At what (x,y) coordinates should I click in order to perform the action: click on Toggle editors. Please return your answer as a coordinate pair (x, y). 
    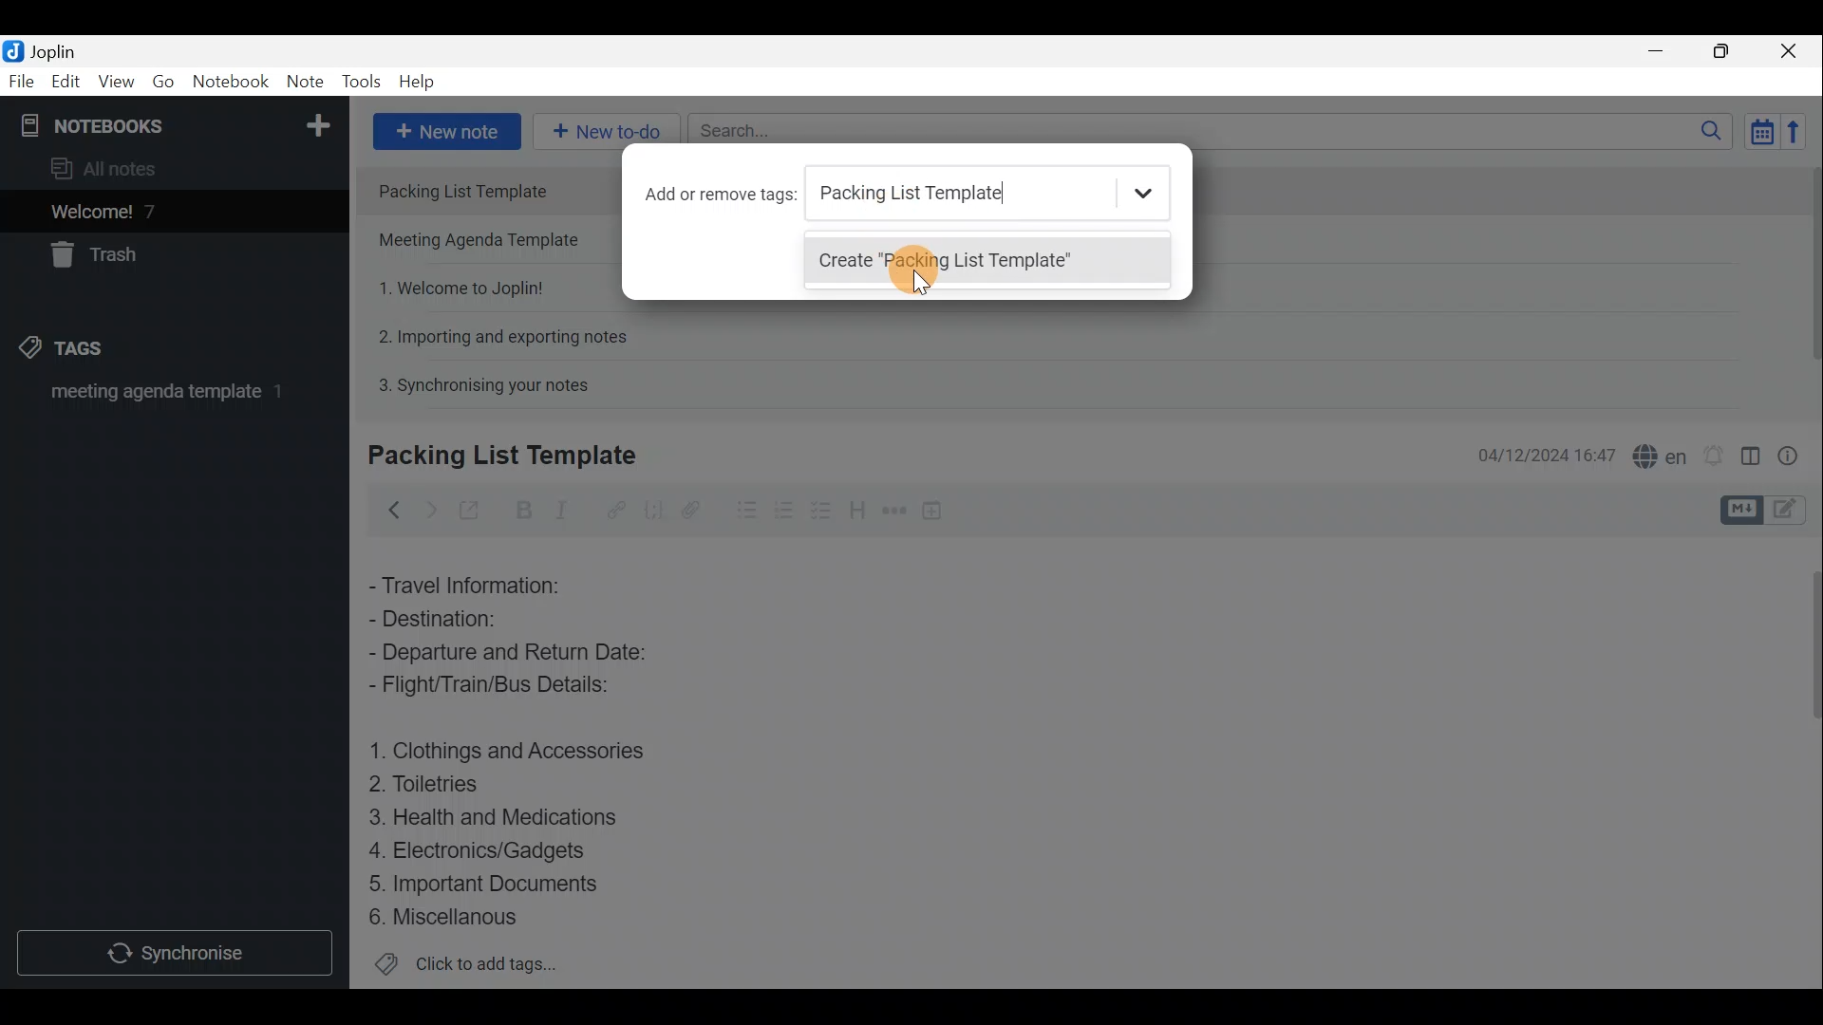
    Looking at the image, I should click on (1744, 508).